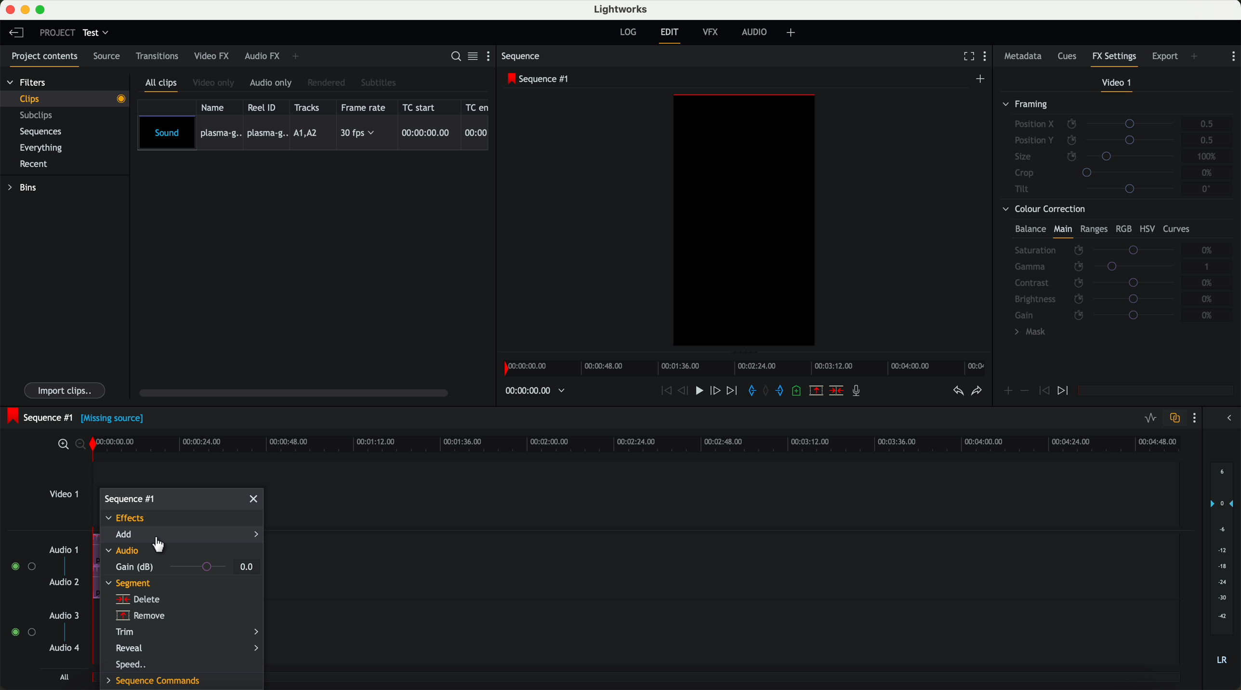  I want to click on colour correction, so click(1112, 273).